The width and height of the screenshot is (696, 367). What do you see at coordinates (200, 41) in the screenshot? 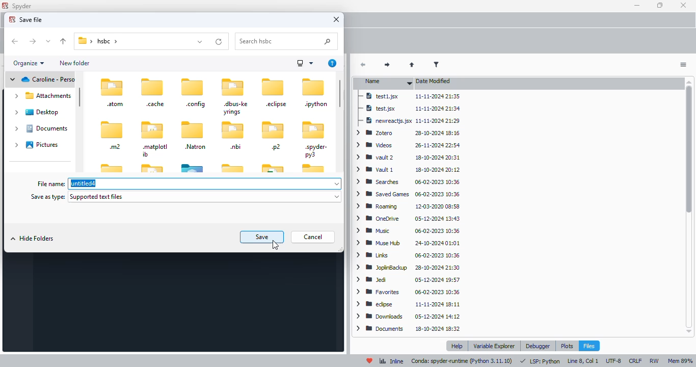
I see `previous locations` at bounding box center [200, 41].